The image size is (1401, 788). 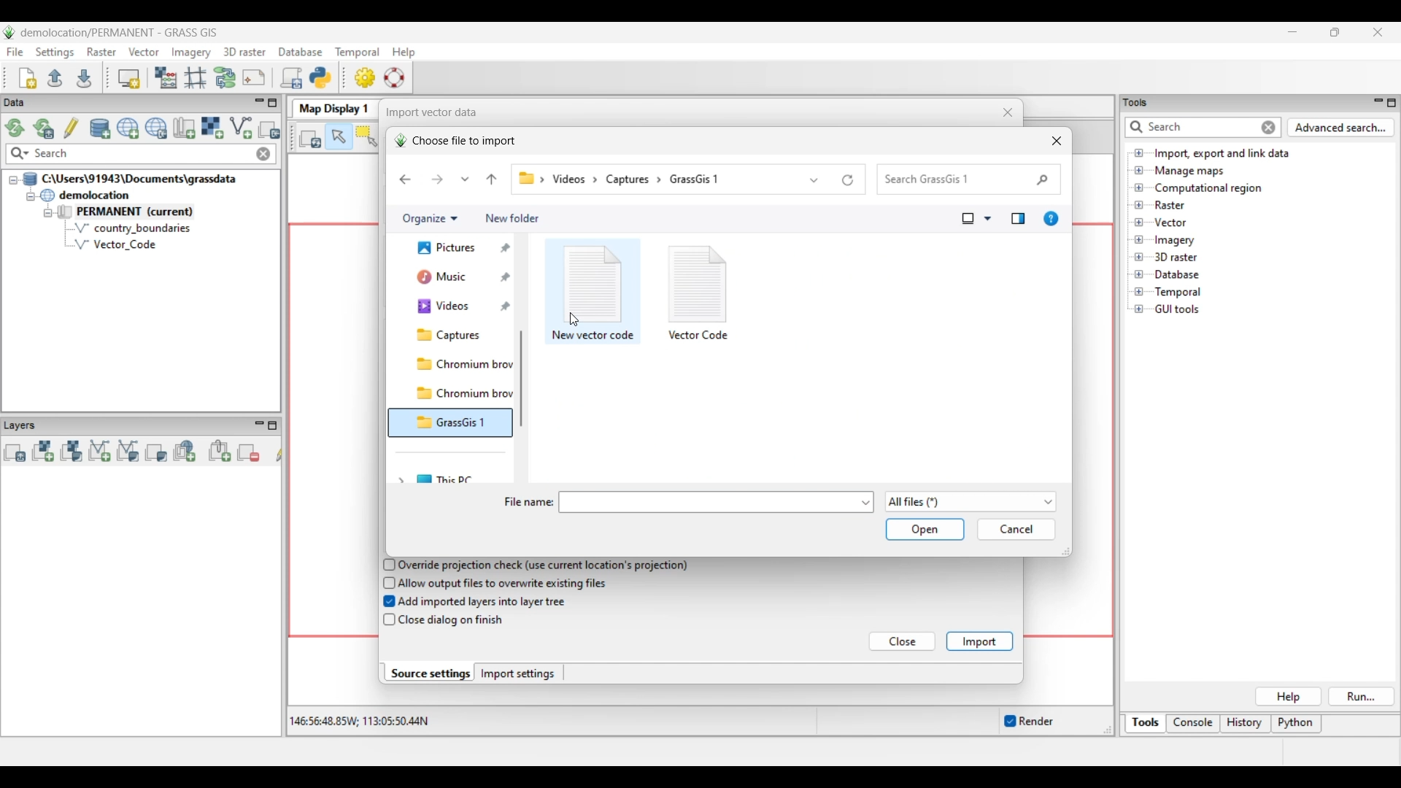 I want to click on Click to open GUI tools, so click(x=1139, y=309).